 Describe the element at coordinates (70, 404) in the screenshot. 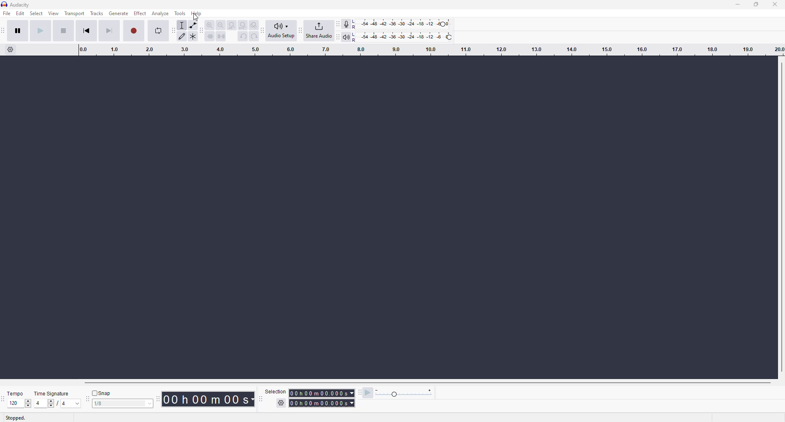

I see `value` at that location.